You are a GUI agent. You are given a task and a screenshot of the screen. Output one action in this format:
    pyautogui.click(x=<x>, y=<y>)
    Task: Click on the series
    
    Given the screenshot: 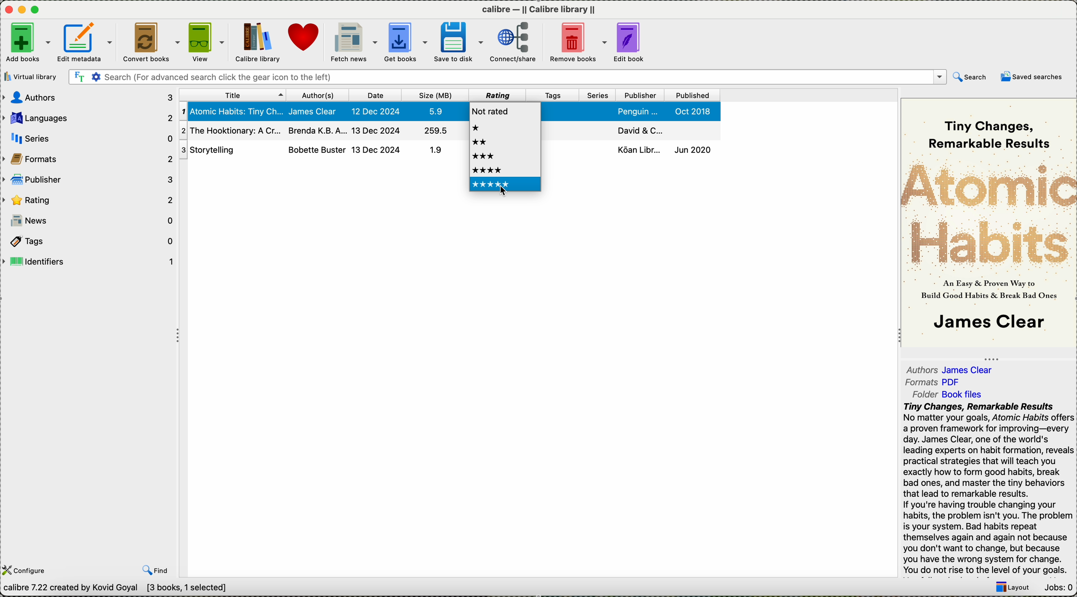 What is the action you would take?
    pyautogui.click(x=597, y=151)
    